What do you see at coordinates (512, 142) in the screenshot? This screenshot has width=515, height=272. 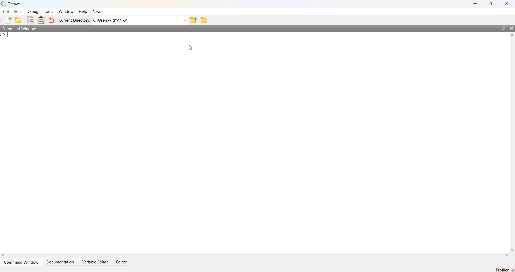 I see `vertical scroll bar` at bounding box center [512, 142].